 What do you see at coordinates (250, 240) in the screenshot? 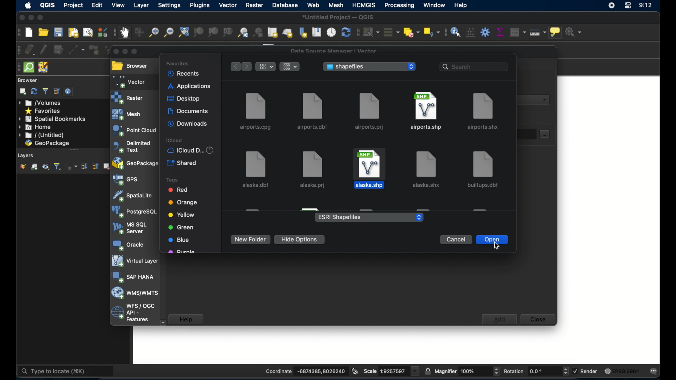
I see `new folder` at bounding box center [250, 240].